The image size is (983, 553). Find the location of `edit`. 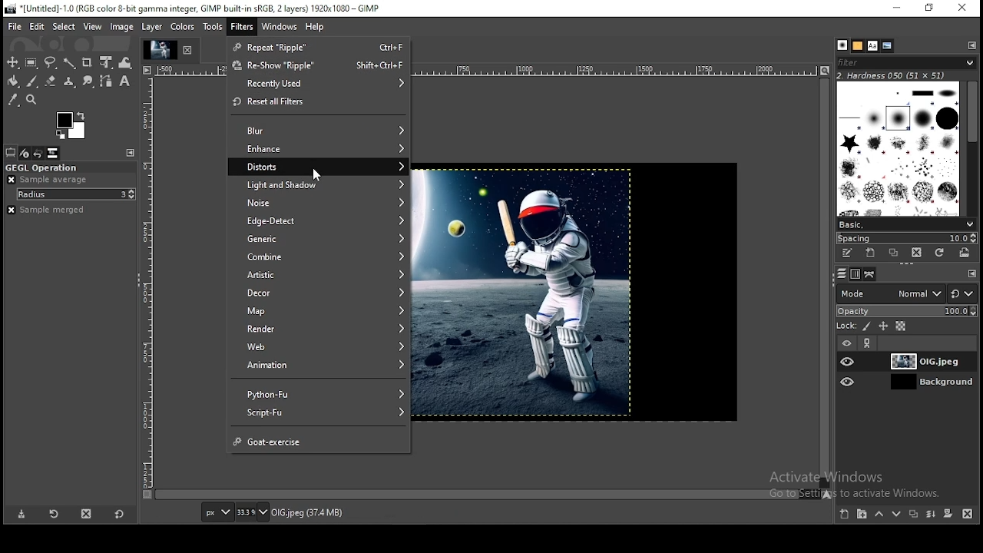

edit is located at coordinates (37, 26).